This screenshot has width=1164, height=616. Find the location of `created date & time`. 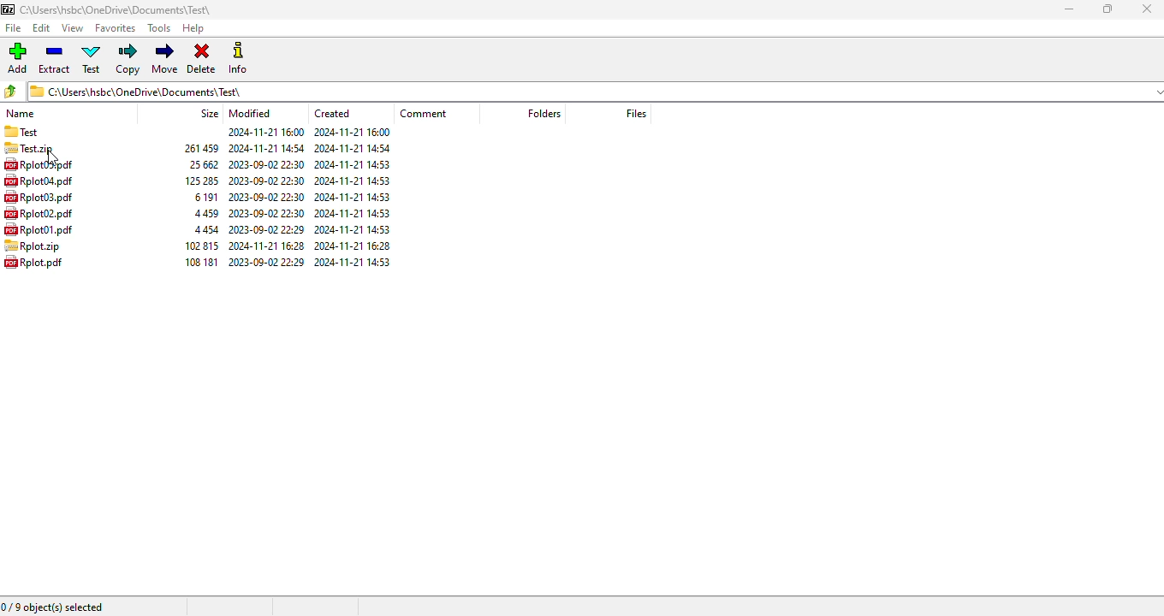

created date & time is located at coordinates (353, 181).